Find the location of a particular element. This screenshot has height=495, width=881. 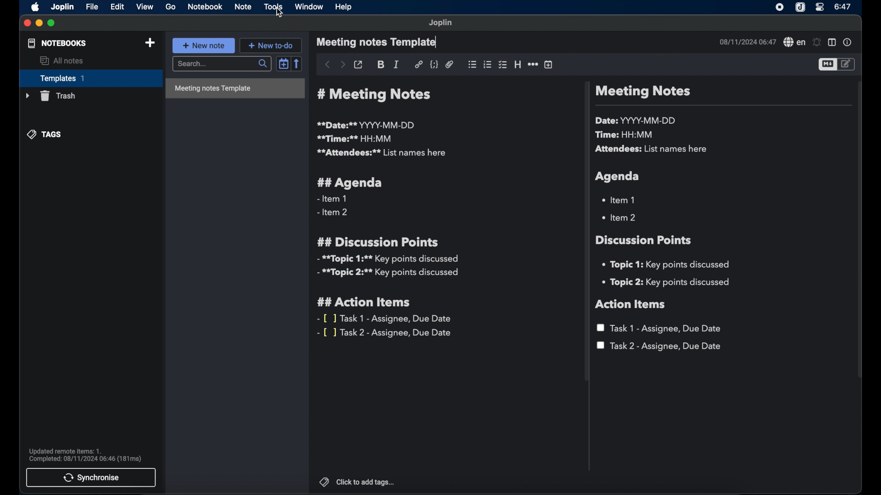

all notes is located at coordinates (62, 61).